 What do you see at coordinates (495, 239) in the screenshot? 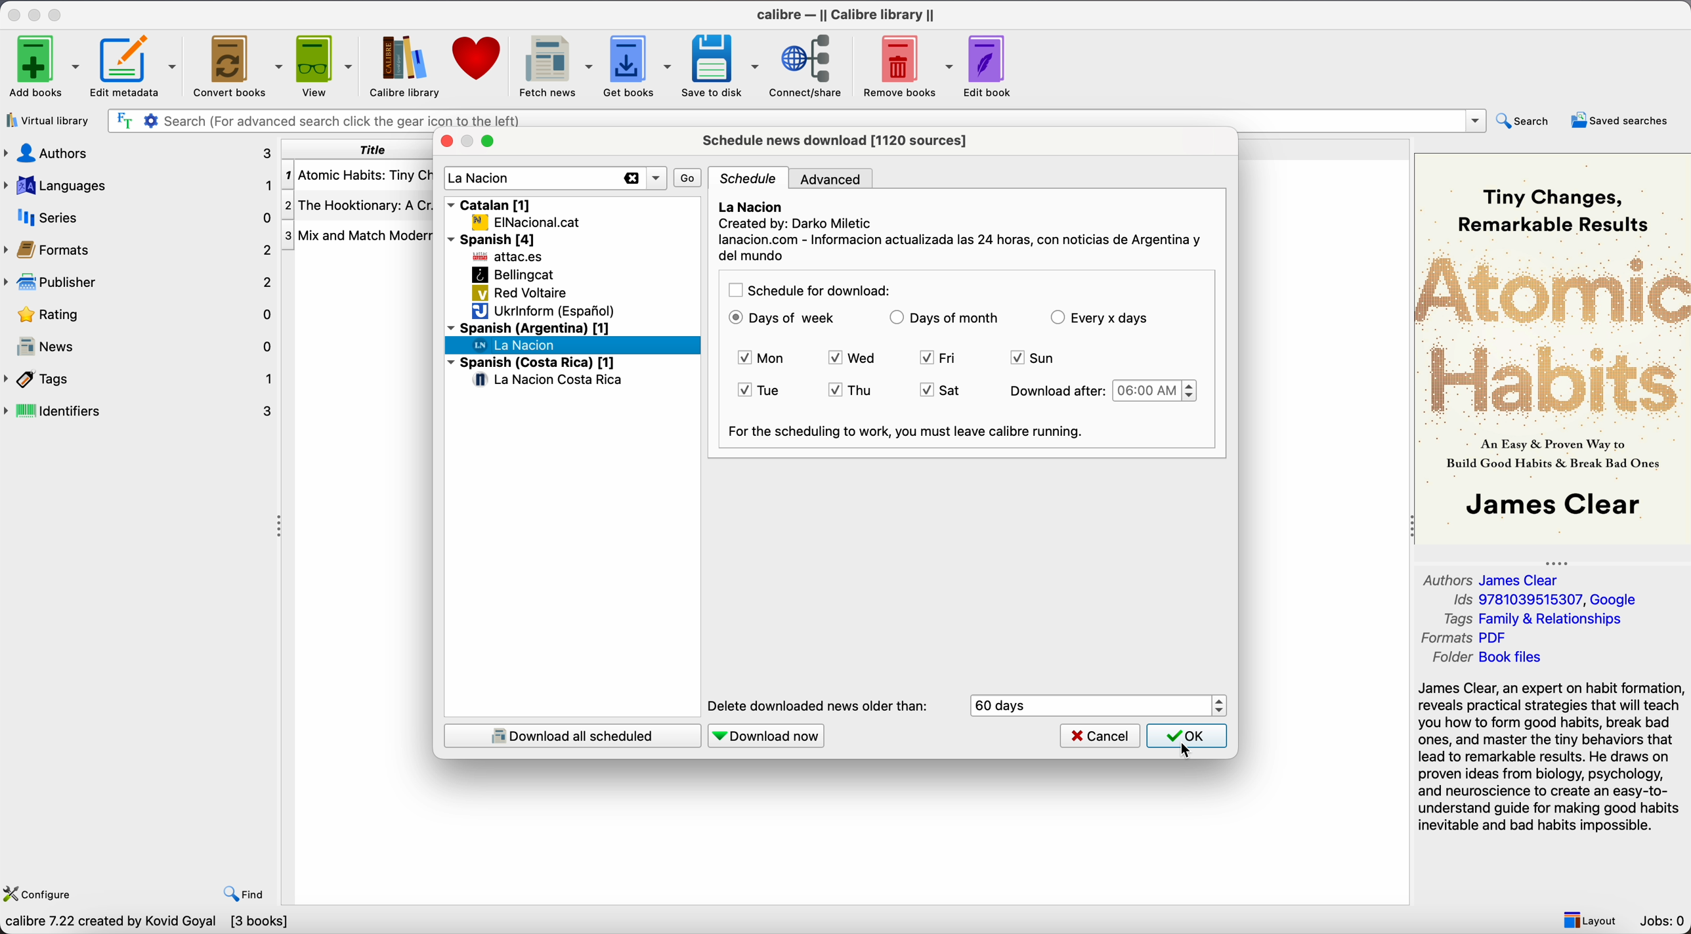
I see `spanish [4]` at bounding box center [495, 239].